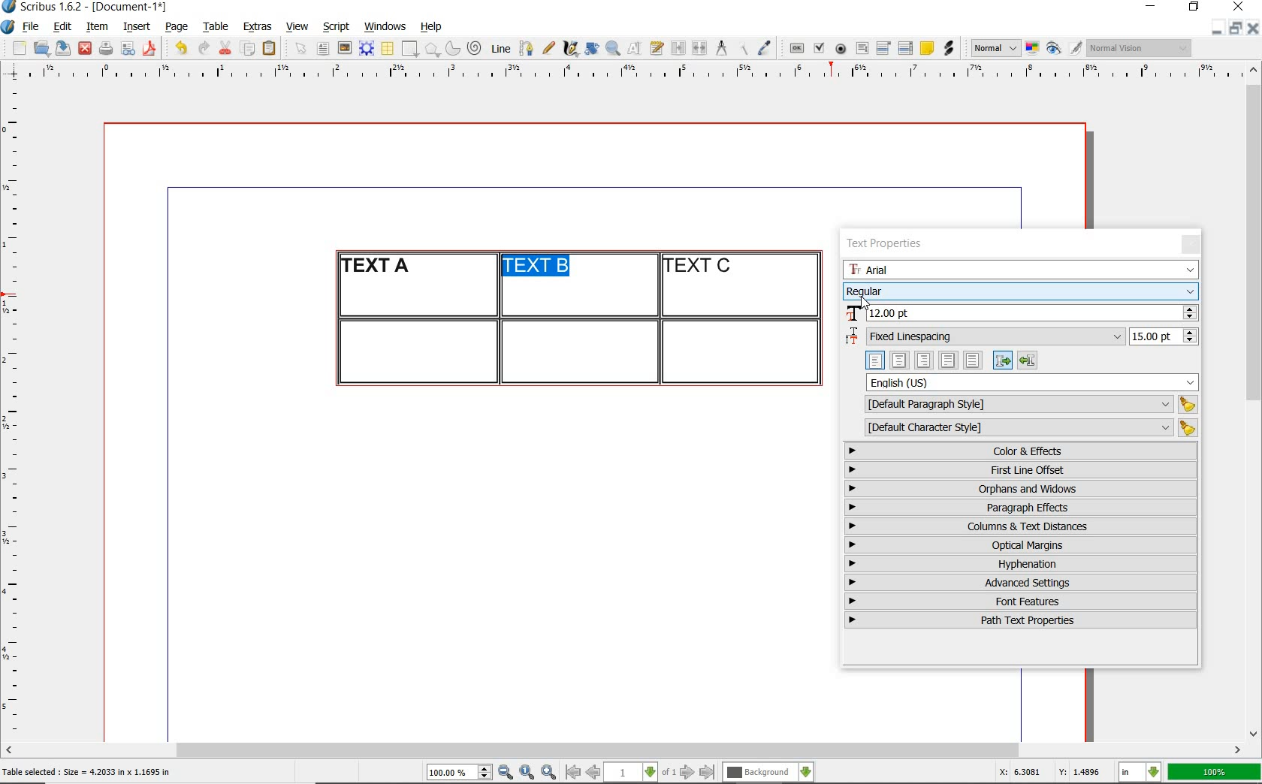  What do you see at coordinates (87, 771) in the screenshot?
I see `Table selected : Size = 4.2033 in x 1.1695 in` at bounding box center [87, 771].